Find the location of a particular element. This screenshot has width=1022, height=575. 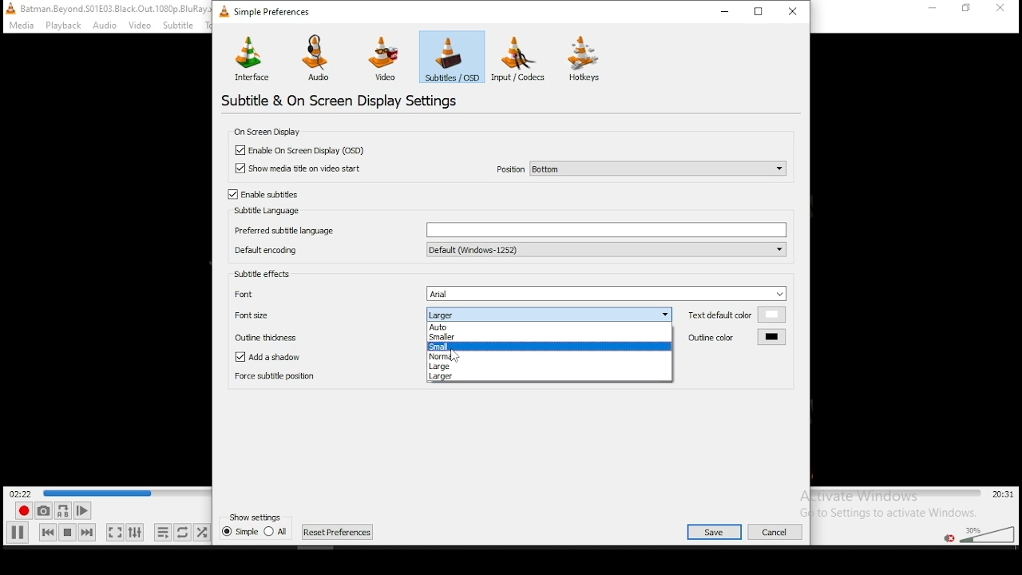

 is located at coordinates (1004, 9).